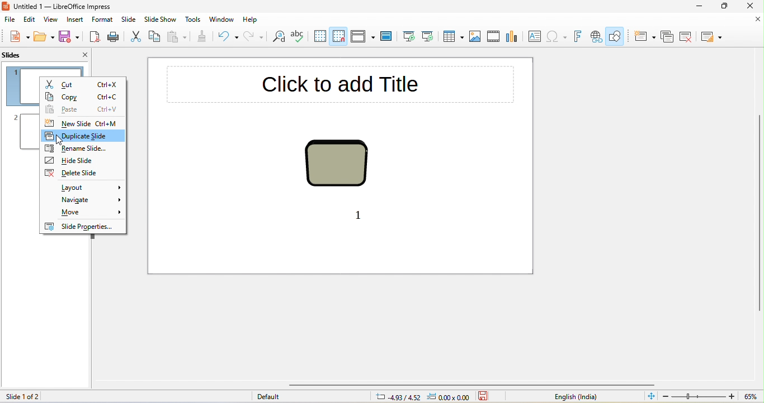 This screenshot has height=403, width=764. Describe the element at coordinates (78, 54) in the screenshot. I see `close` at that location.